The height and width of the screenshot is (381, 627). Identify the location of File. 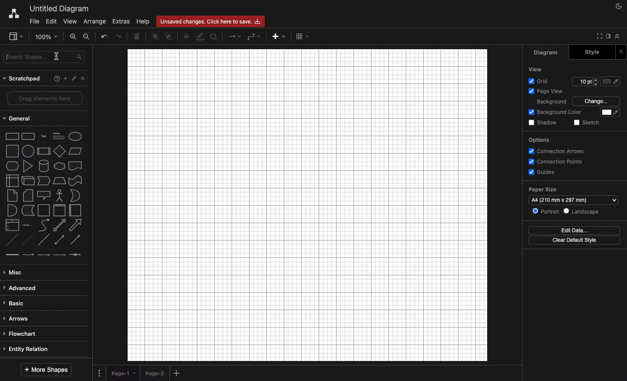
(33, 22).